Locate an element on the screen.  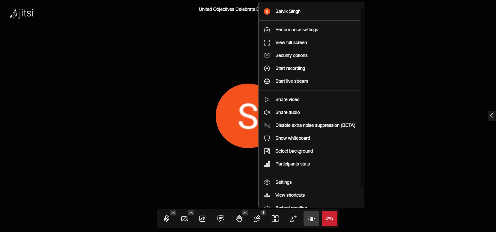
jitsi is located at coordinates (23, 13).